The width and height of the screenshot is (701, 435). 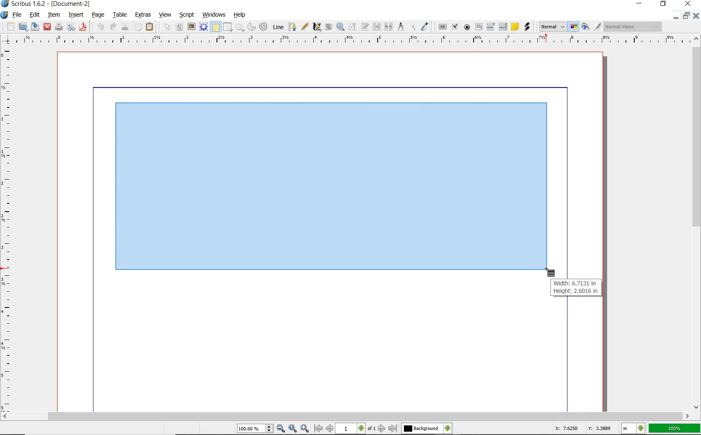 I want to click on file, so click(x=18, y=15).